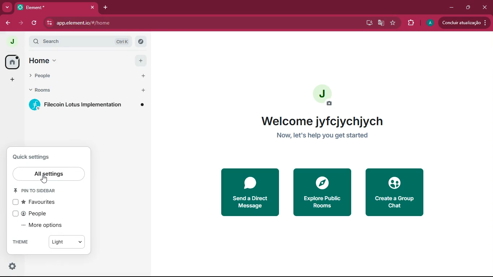 The height and width of the screenshot is (277, 493). I want to click on people, so click(38, 214).